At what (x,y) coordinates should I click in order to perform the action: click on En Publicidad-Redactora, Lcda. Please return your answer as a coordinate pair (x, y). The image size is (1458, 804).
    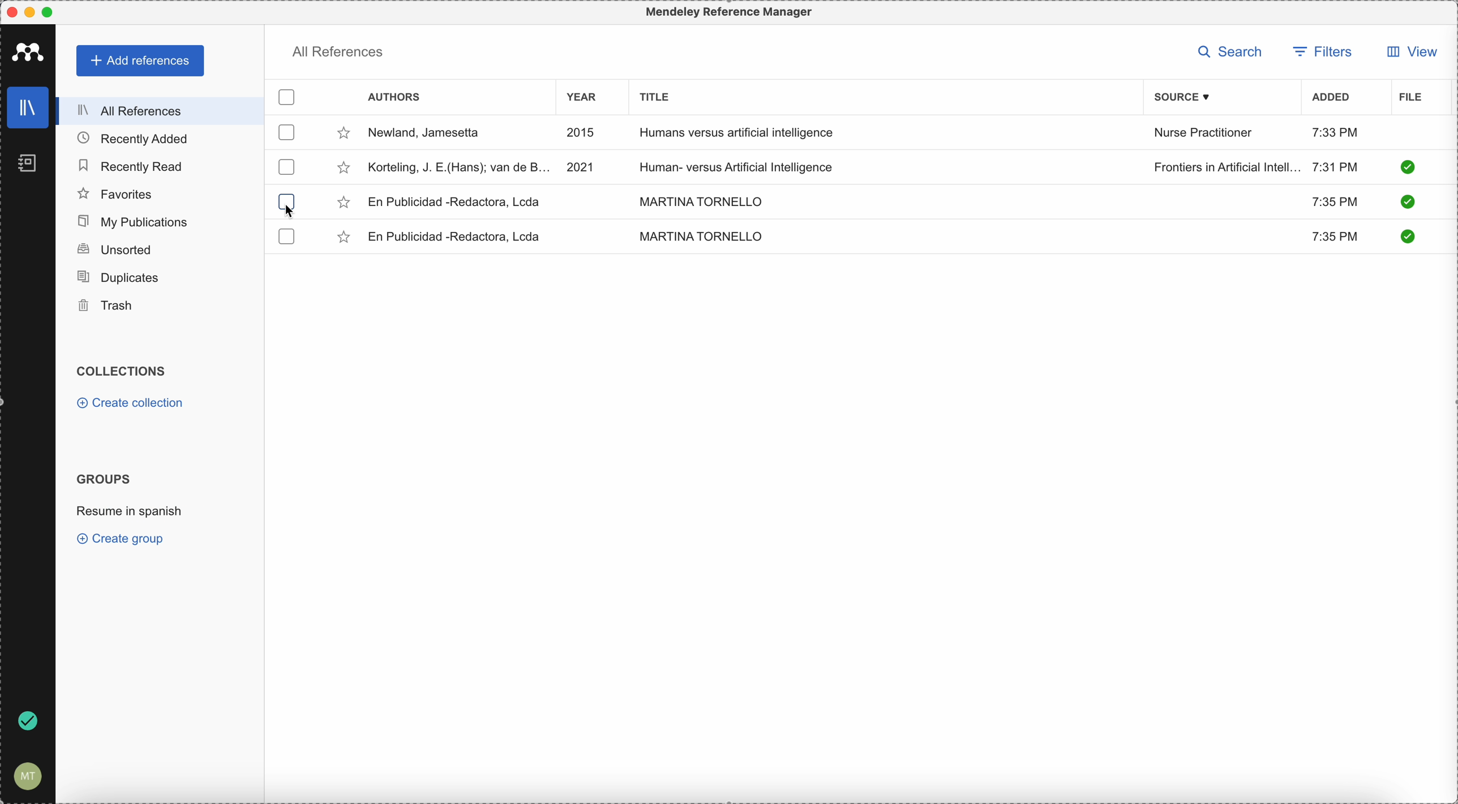
    Looking at the image, I should click on (455, 202).